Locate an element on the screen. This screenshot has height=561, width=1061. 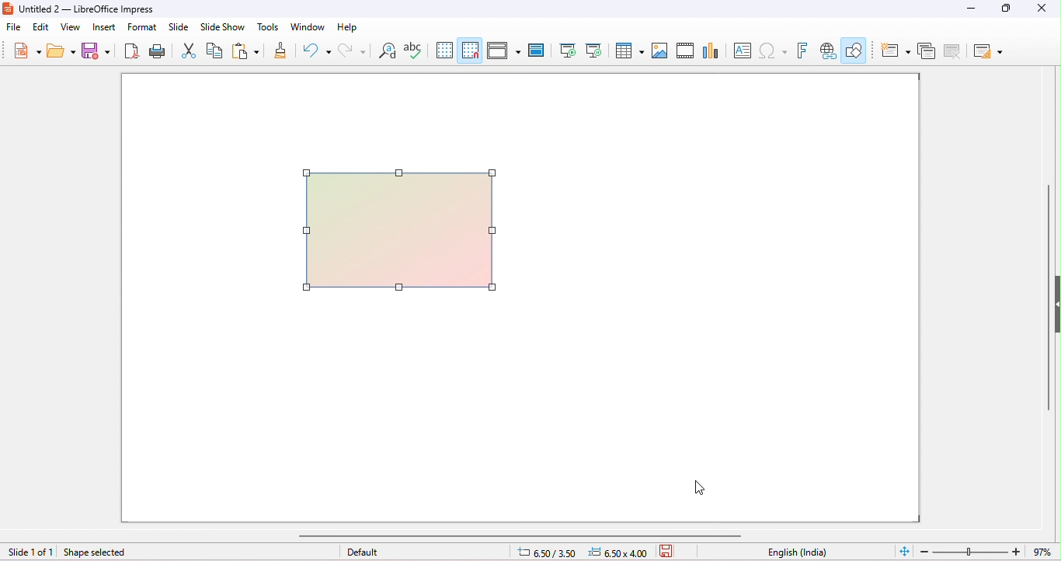
copy is located at coordinates (214, 50).